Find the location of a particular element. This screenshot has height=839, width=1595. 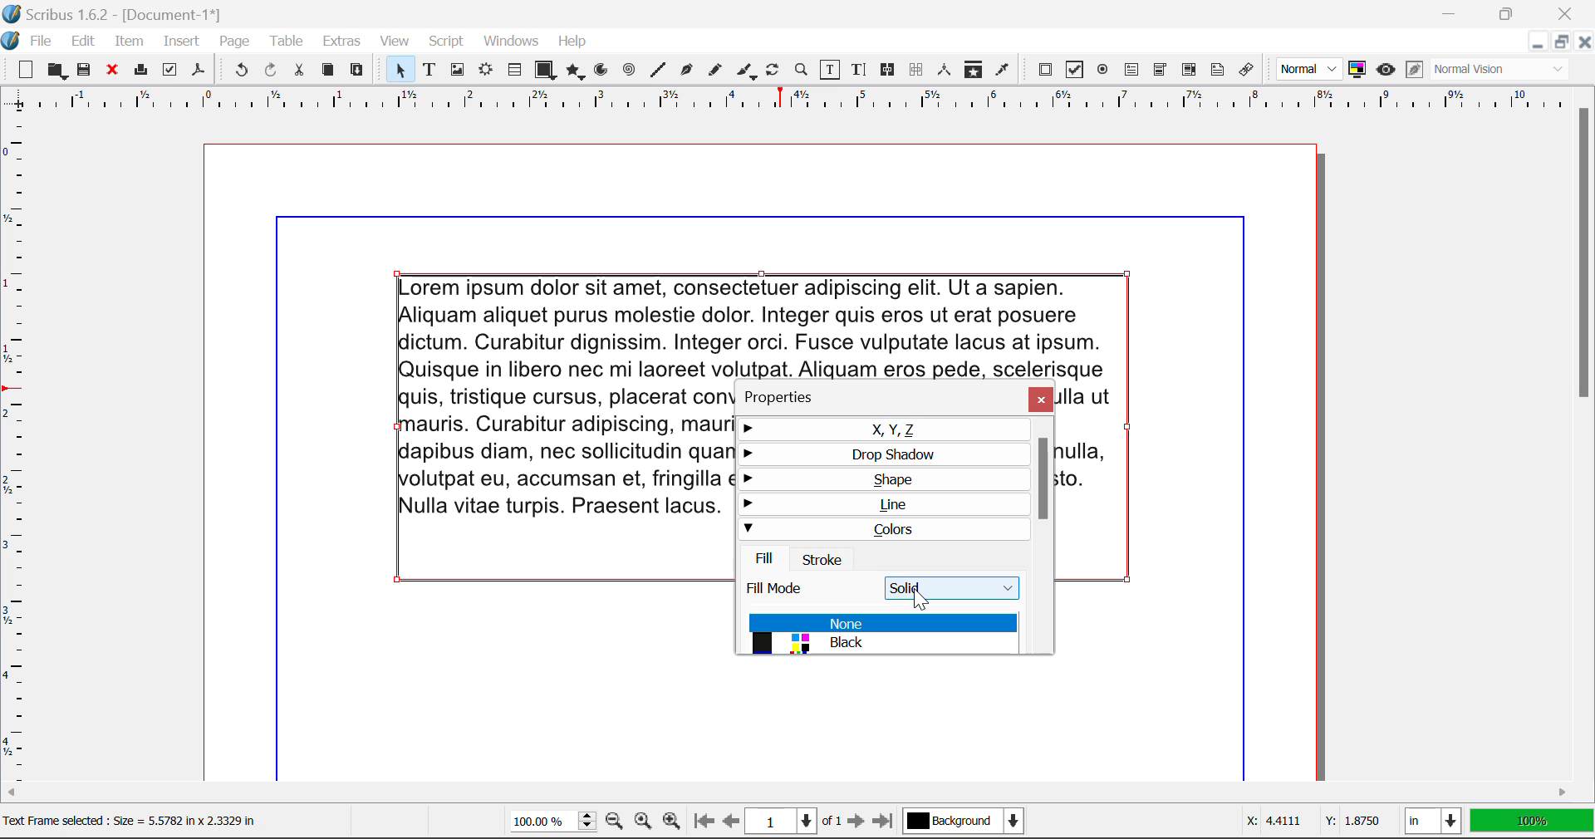

Close is located at coordinates (1568, 12).